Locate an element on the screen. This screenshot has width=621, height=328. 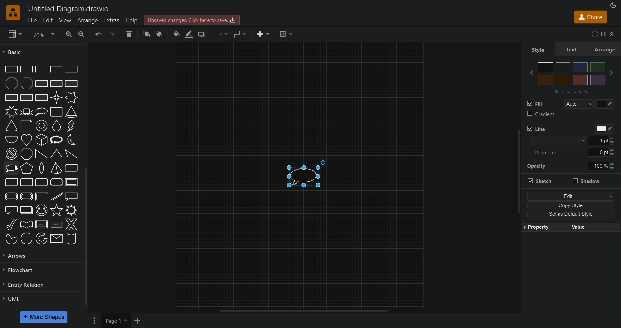
Basic is located at coordinates (15, 52).